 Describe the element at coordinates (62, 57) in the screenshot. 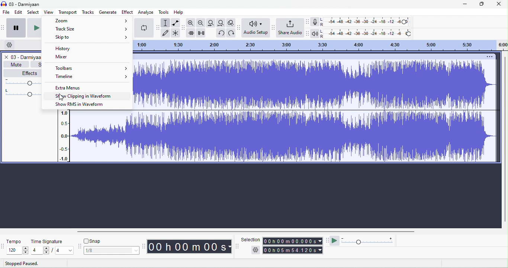

I see `mixer` at that location.